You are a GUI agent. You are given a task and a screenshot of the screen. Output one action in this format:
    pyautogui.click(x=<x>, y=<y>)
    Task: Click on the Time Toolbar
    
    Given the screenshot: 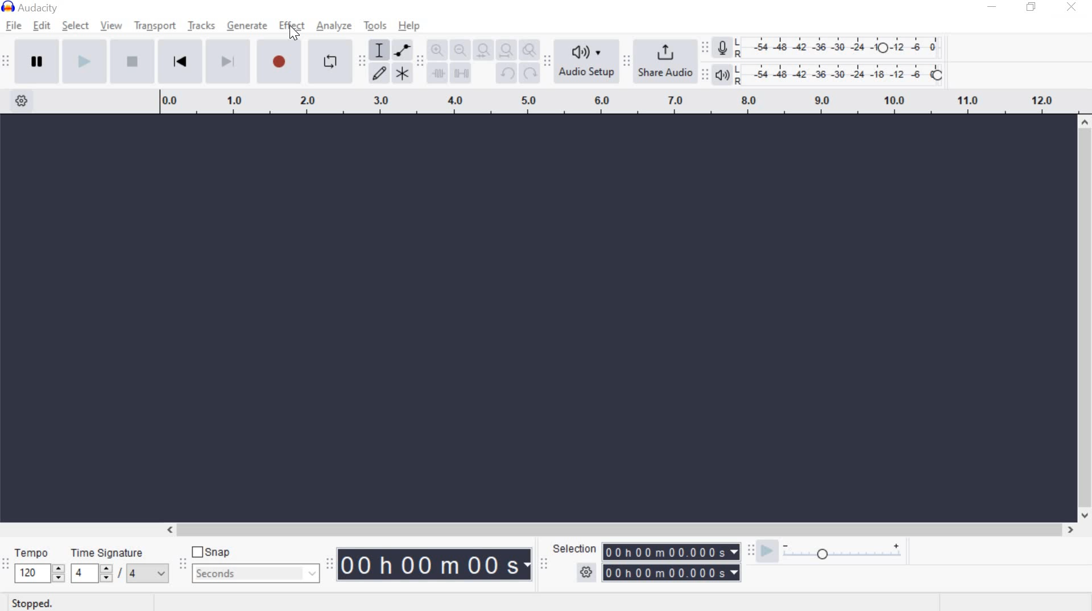 What is the action you would take?
    pyautogui.click(x=329, y=564)
    